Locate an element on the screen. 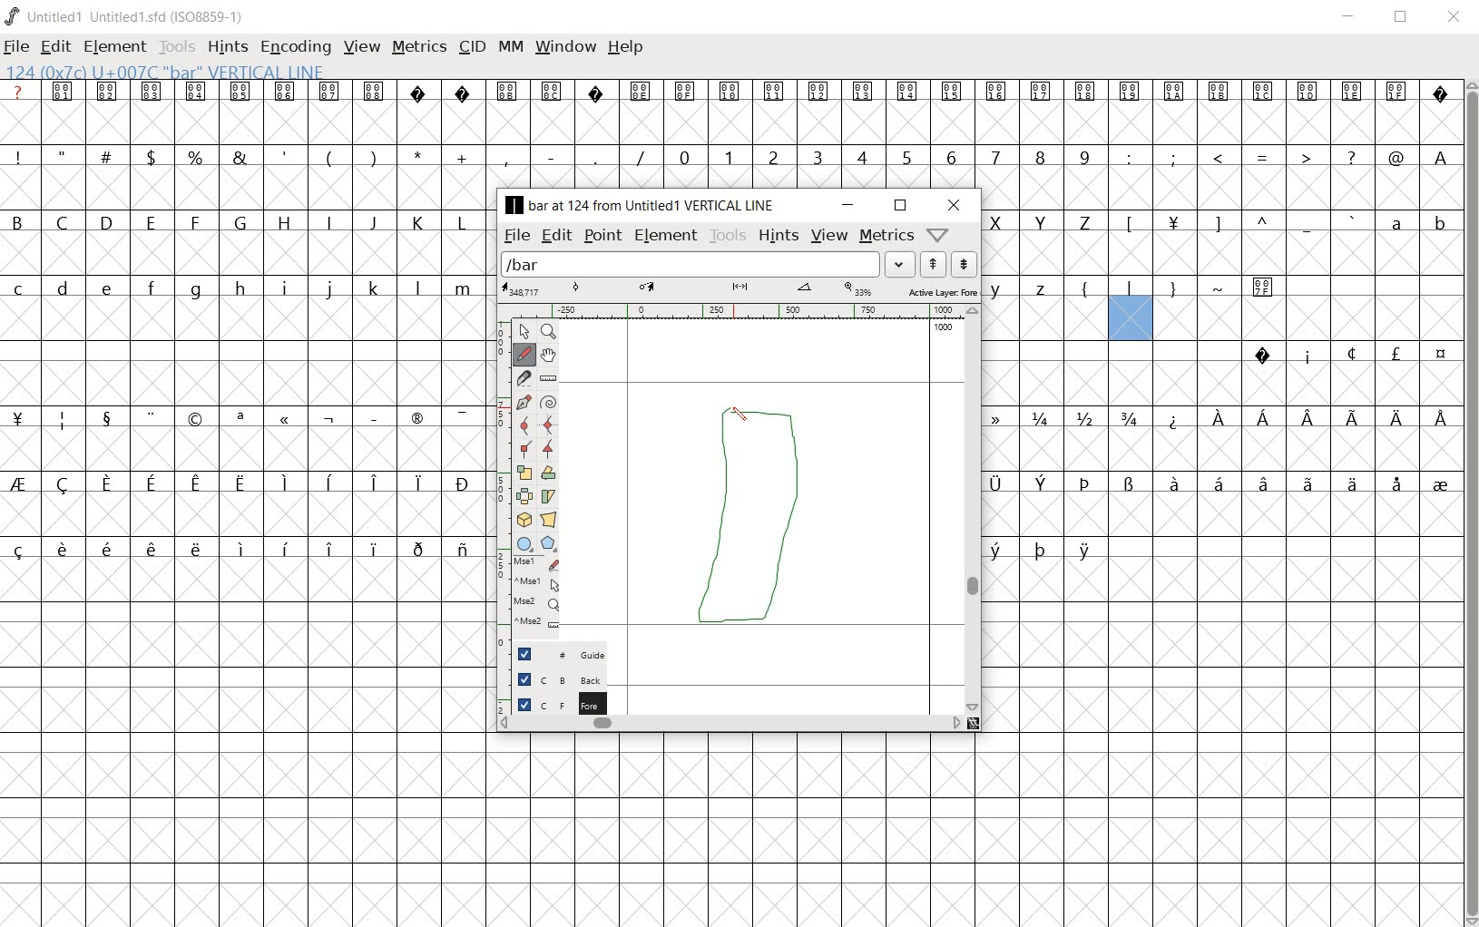  hints is located at coordinates (228, 47).